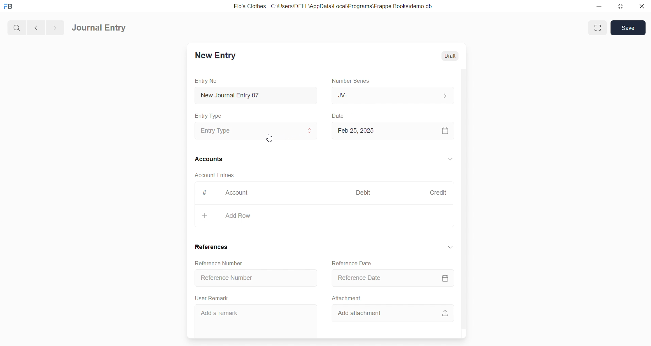 The height and width of the screenshot is (346, 651). What do you see at coordinates (218, 263) in the screenshot?
I see `Reference Number` at bounding box center [218, 263].